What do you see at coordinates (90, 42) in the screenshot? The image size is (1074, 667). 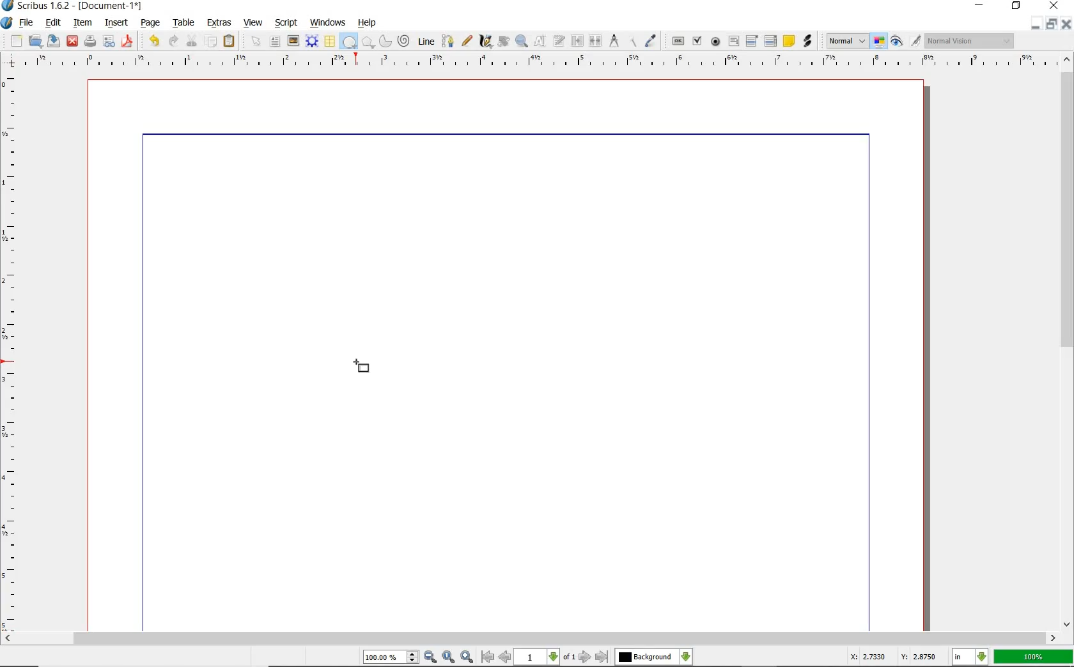 I see `PRINT` at bounding box center [90, 42].